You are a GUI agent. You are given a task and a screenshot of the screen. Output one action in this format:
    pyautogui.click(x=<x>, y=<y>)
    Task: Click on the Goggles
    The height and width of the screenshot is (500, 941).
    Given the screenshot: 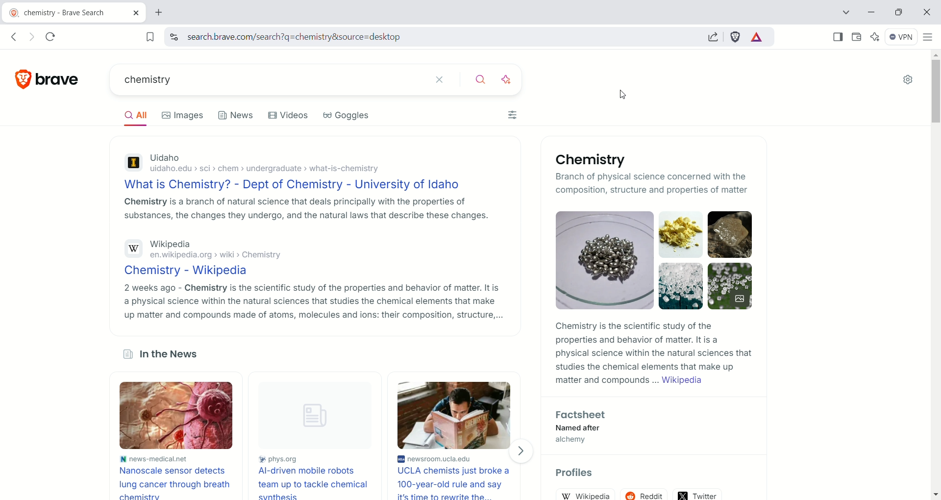 What is the action you would take?
    pyautogui.click(x=347, y=115)
    